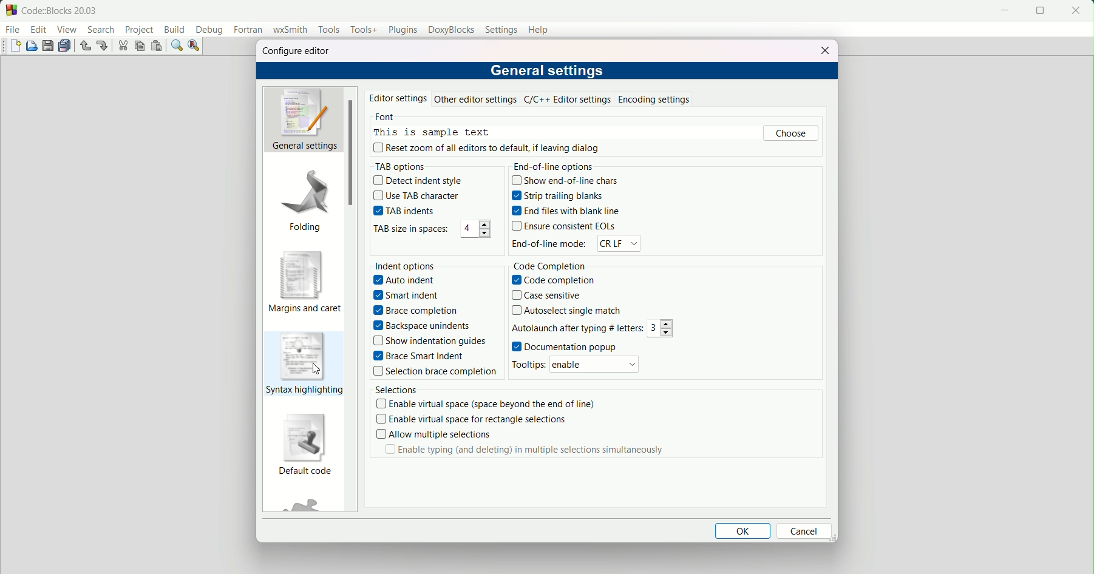 This screenshot has height=574, width=1094. Describe the element at coordinates (557, 166) in the screenshot. I see `end of line` at that location.